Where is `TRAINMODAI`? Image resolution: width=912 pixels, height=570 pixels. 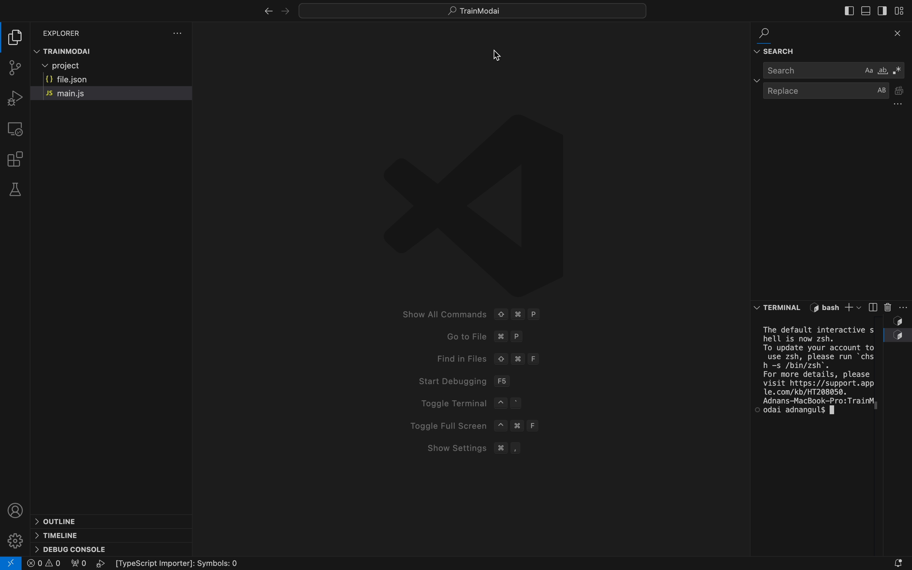
TRAINMODAI is located at coordinates (69, 50).